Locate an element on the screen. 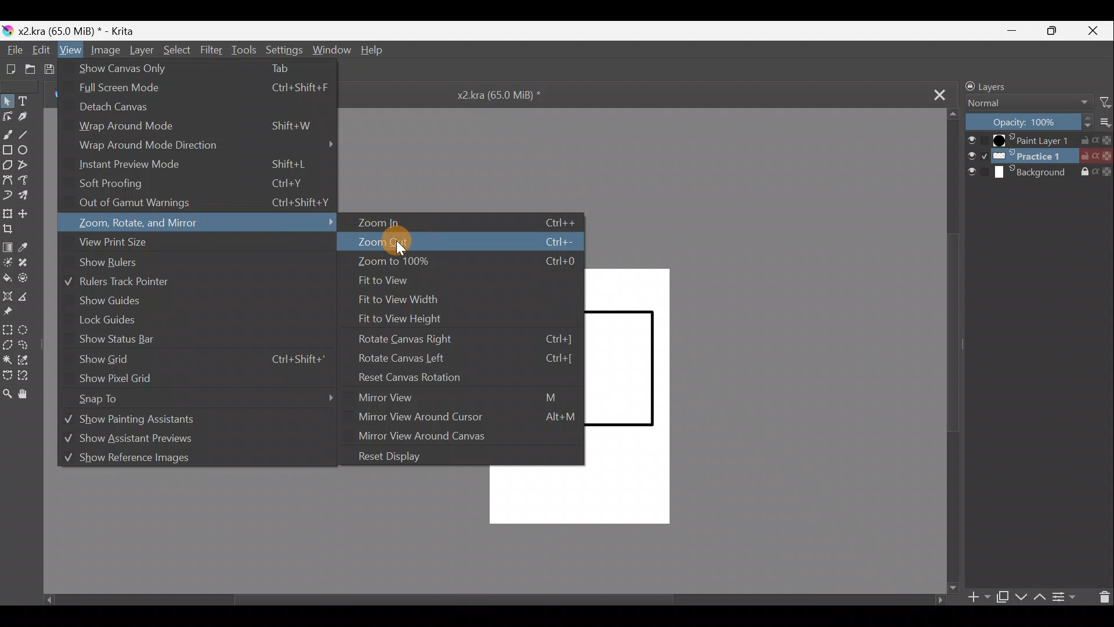 This screenshot has height=627, width=1114. Soft proofing is located at coordinates (200, 185).